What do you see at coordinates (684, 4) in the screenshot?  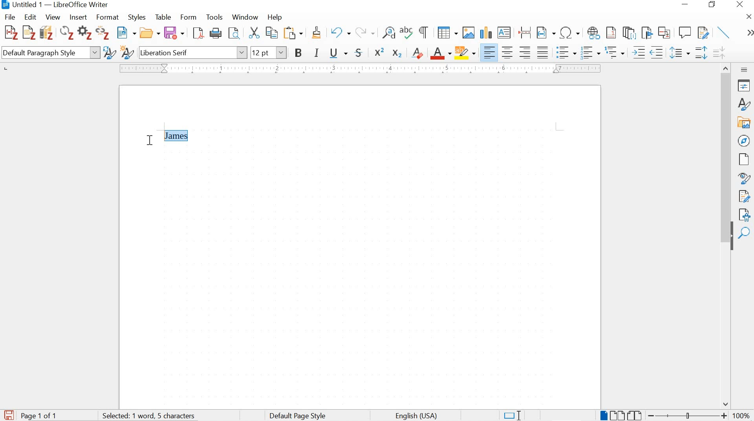 I see `minimize` at bounding box center [684, 4].